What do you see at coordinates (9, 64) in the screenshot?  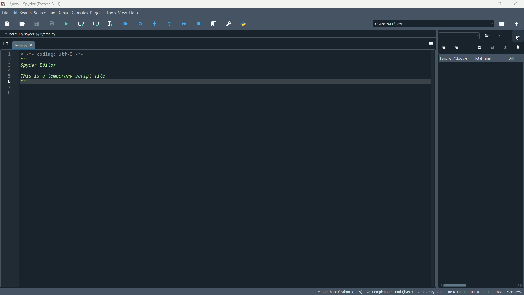 I see `3` at bounding box center [9, 64].